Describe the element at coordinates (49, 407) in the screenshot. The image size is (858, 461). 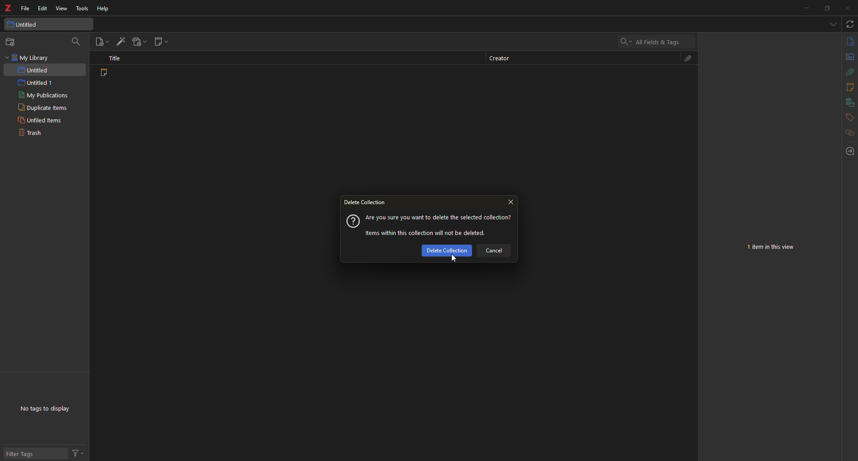
I see `no tags` at that location.